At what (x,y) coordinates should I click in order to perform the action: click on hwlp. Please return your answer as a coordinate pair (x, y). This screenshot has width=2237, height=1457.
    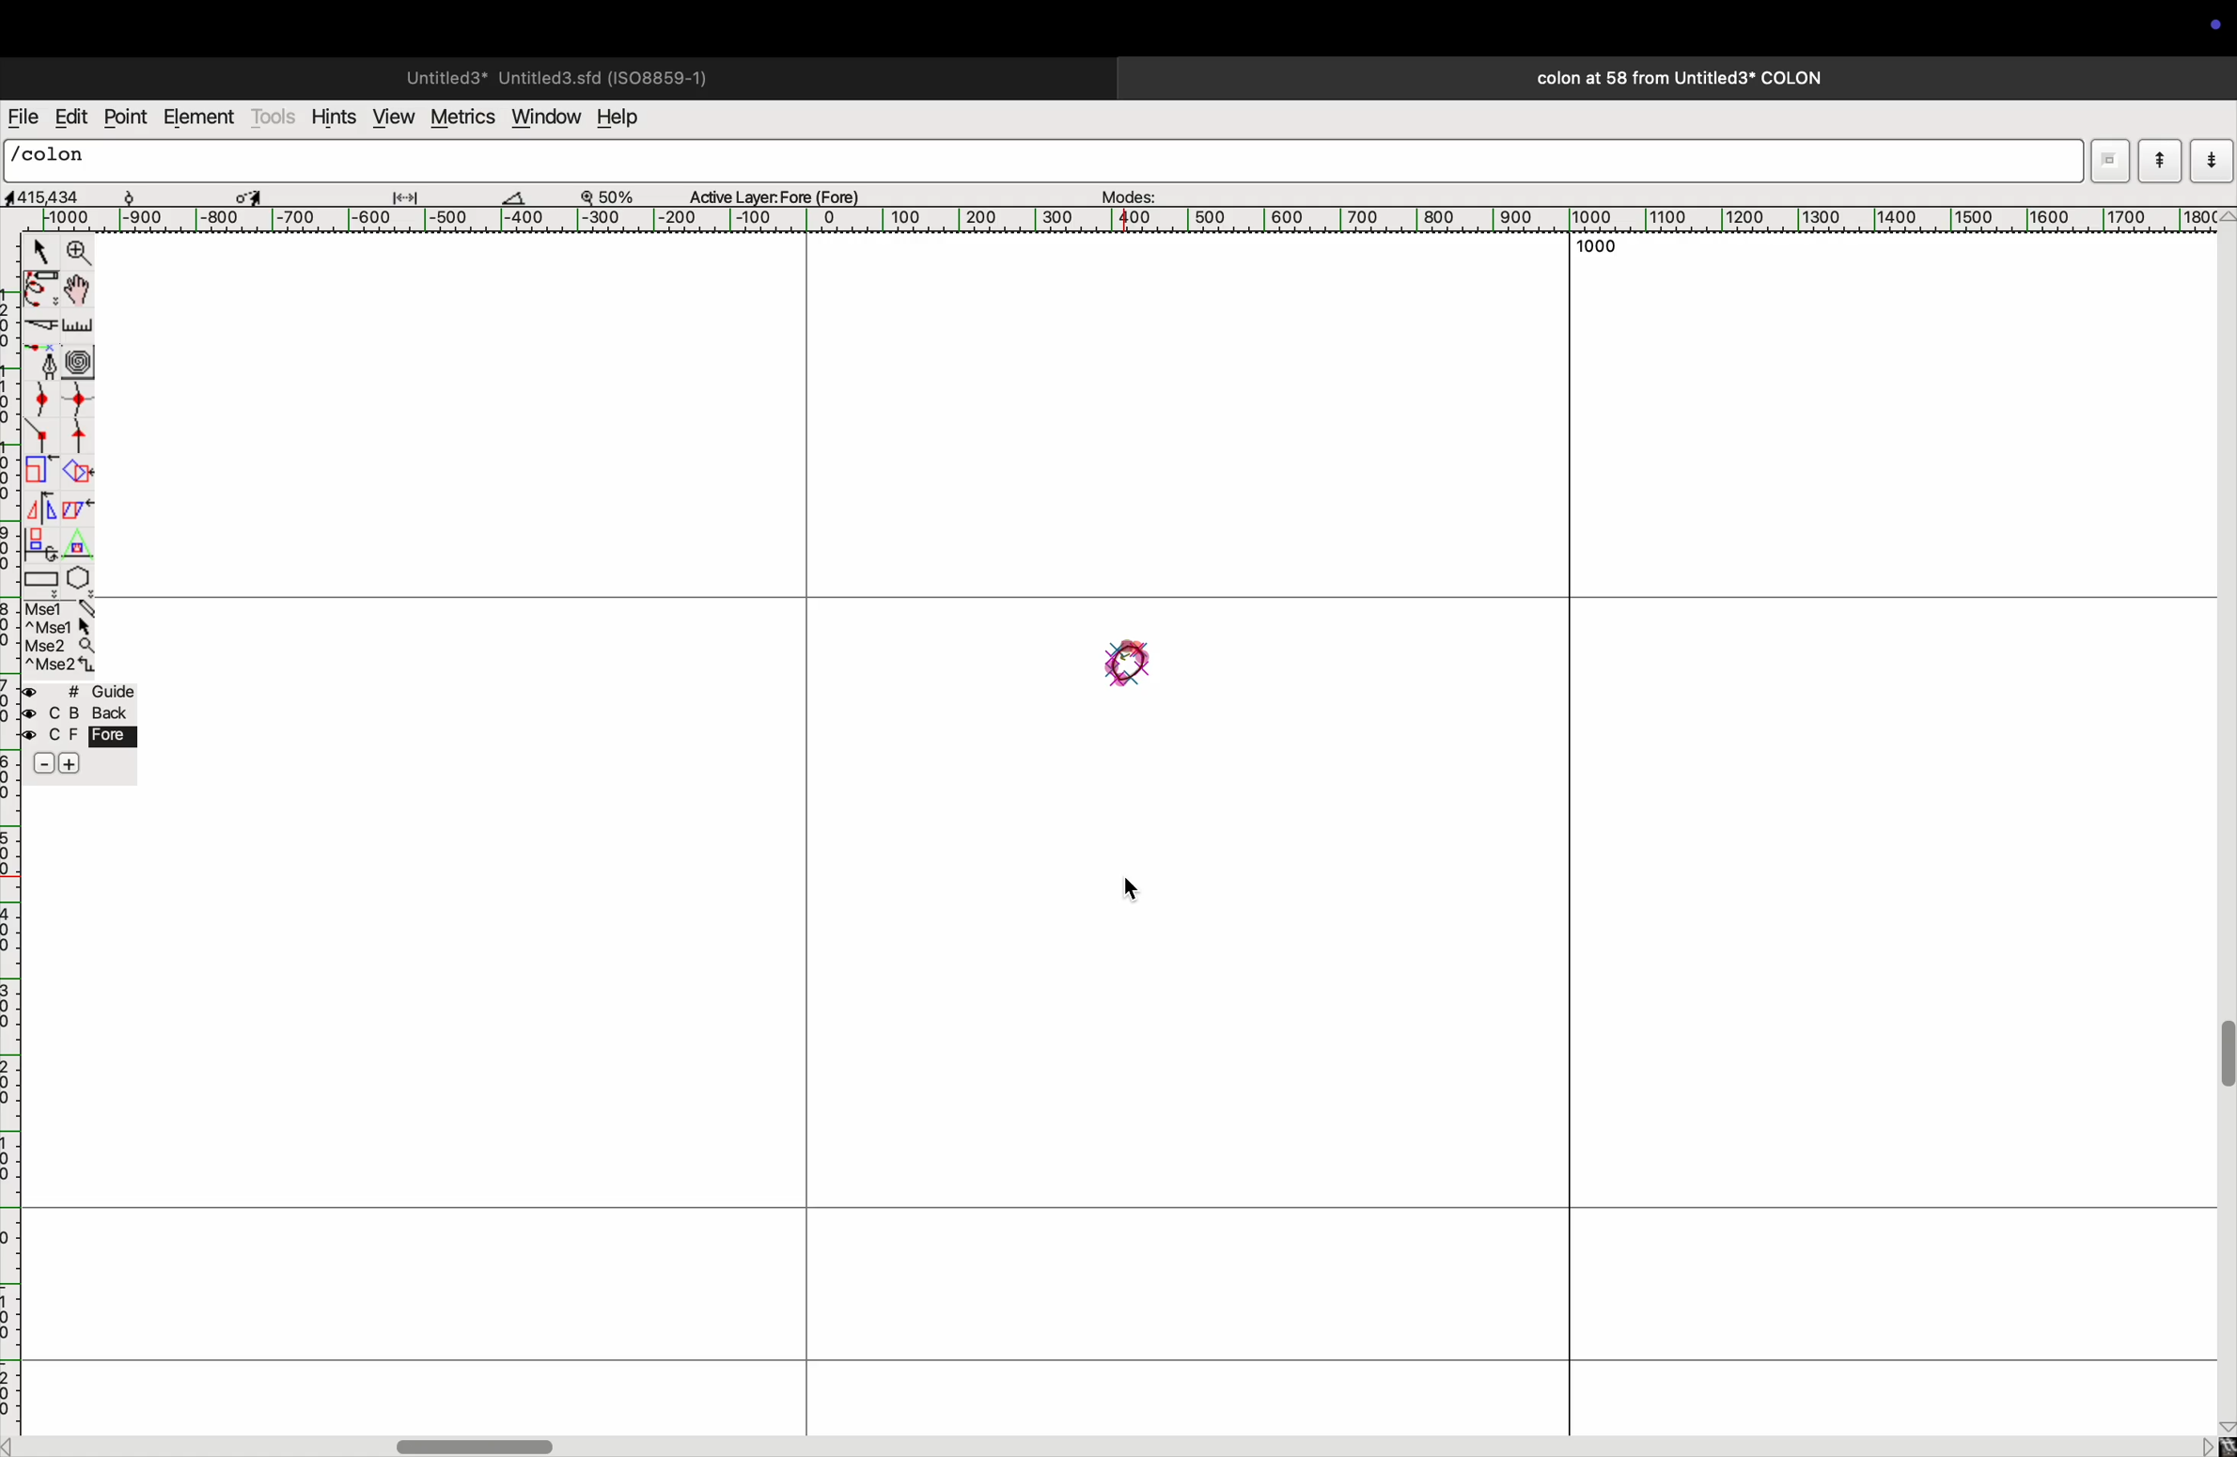
    Looking at the image, I should click on (630, 118).